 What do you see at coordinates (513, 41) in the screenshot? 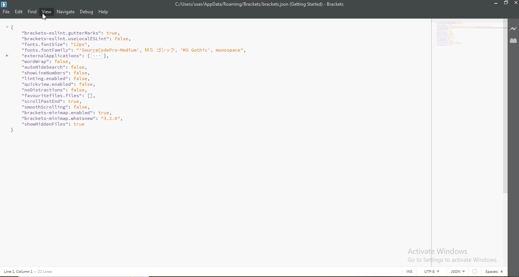
I see `Extension Manager` at bounding box center [513, 41].